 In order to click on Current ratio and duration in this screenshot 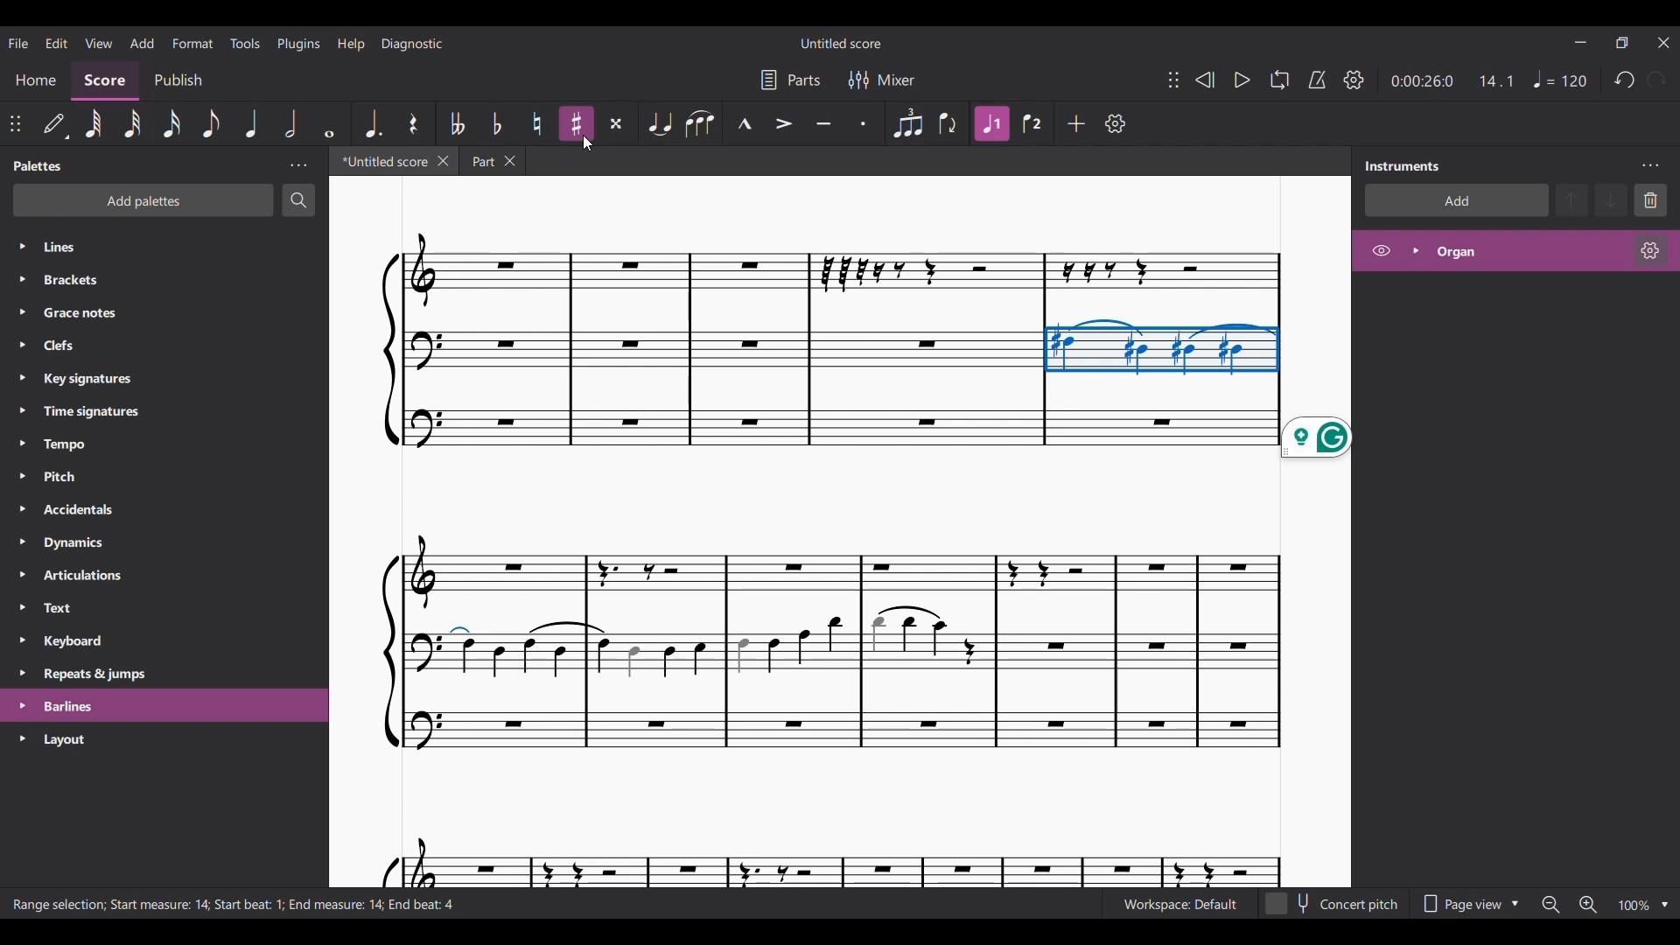, I will do `click(1452, 80)`.